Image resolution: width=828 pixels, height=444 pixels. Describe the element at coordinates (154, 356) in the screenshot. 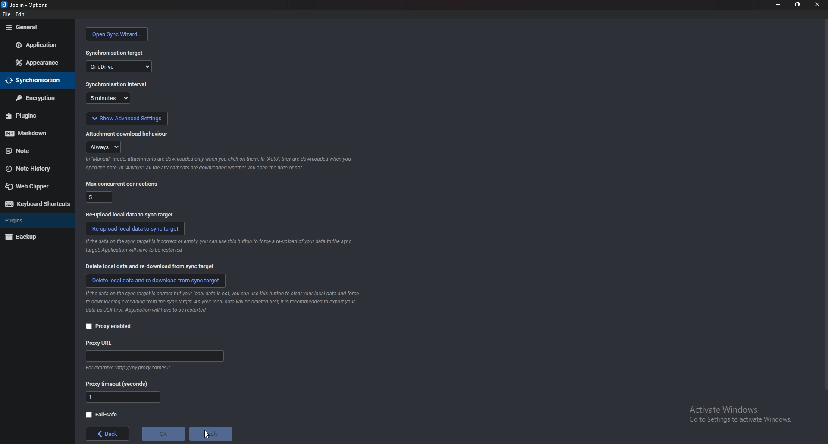

I see `proxy url` at that location.